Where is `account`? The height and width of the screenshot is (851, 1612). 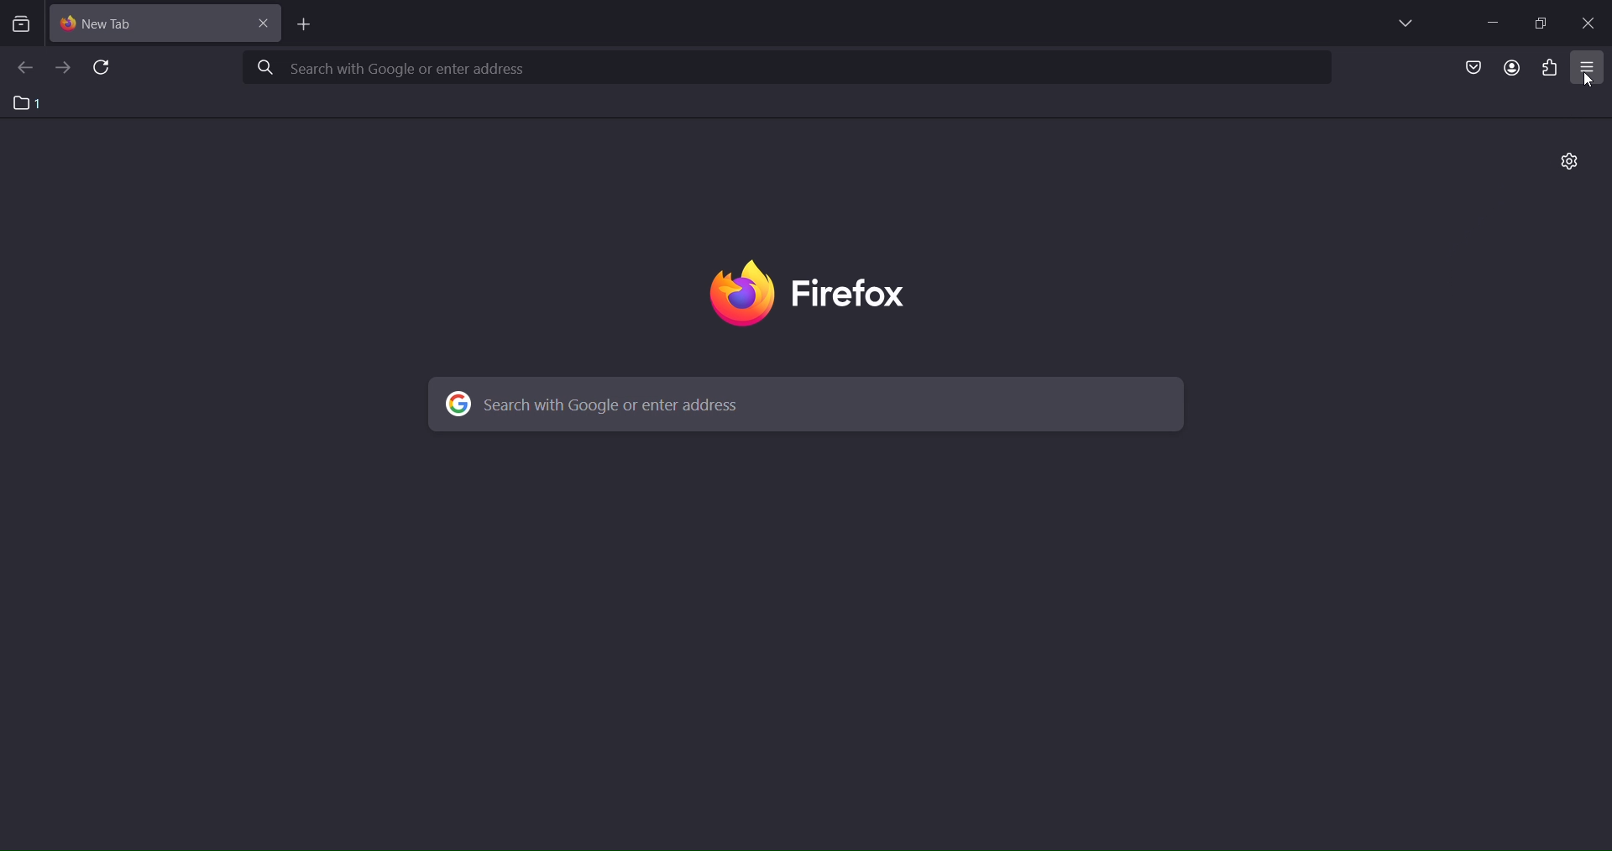 account is located at coordinates (1513, 67).